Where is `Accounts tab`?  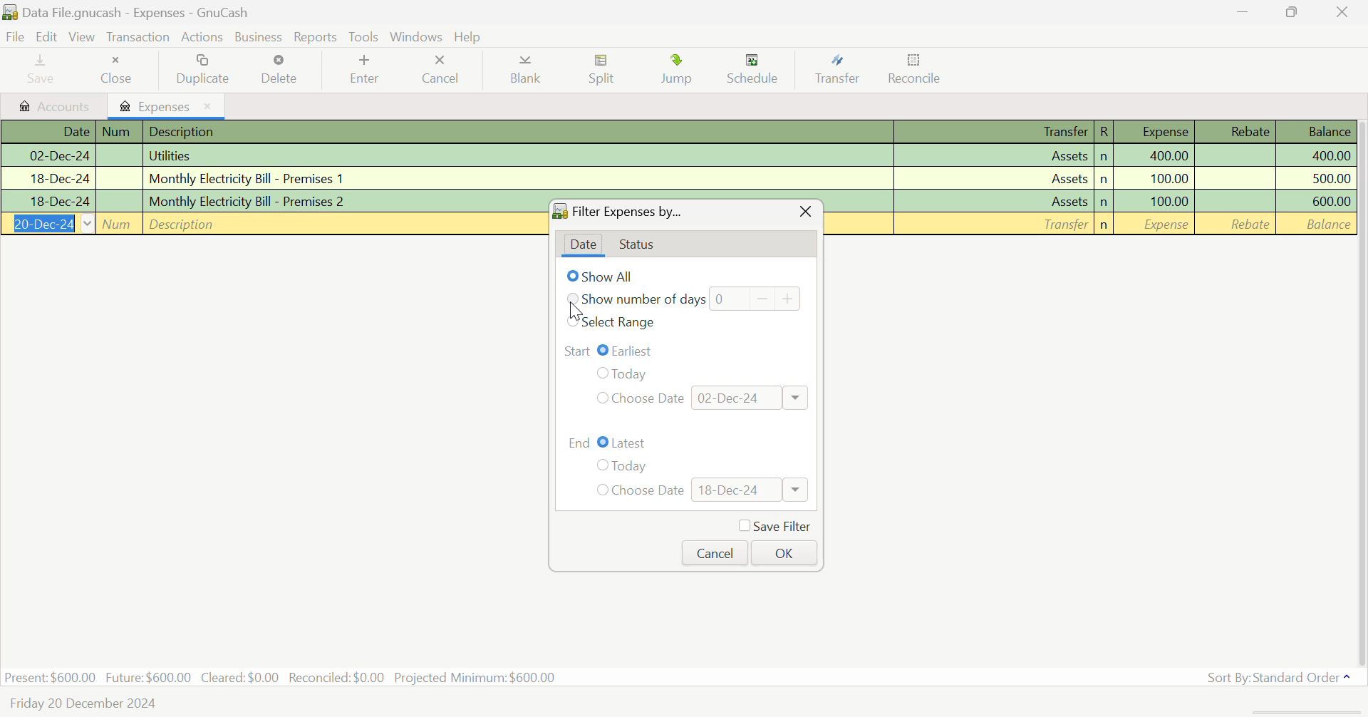
Accounts tab is located at coordinates (54, 105).